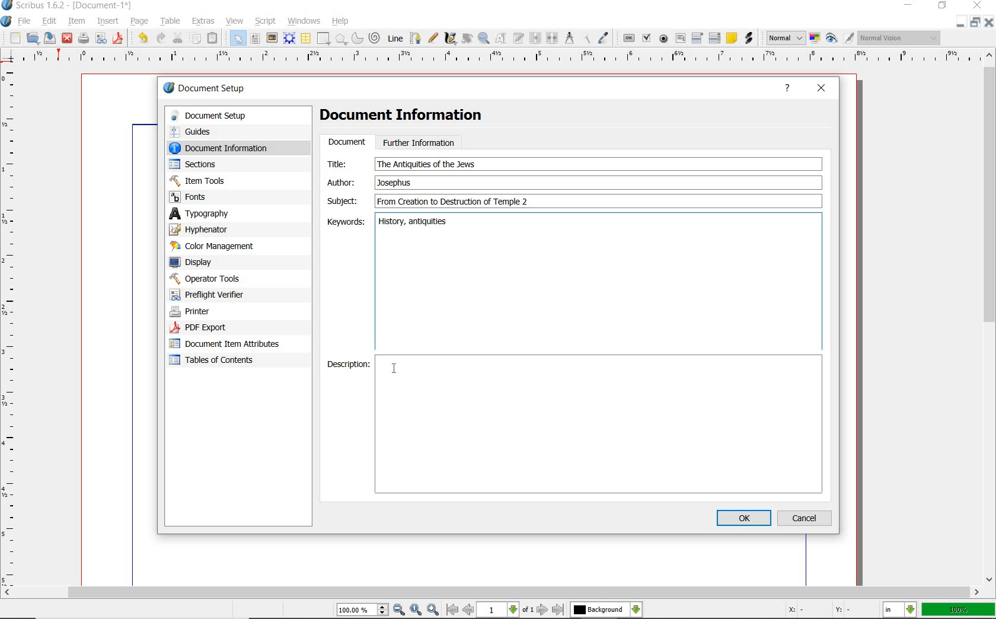 The height and width of the screenshot is (619, 996). Describe the element at coordinates (806, 518) in the screenshot. I see `cancel` at that location.